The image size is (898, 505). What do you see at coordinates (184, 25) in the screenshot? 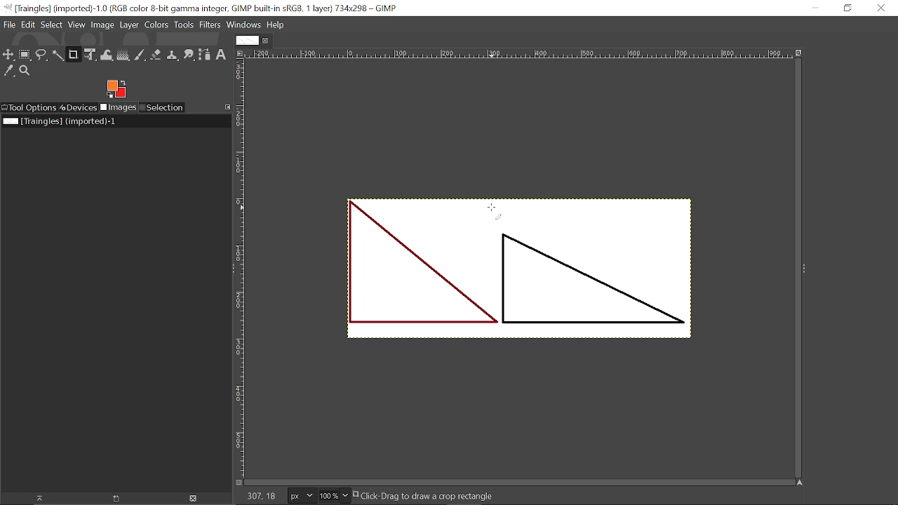
I see `Tools` at bounding box center [184, 25].